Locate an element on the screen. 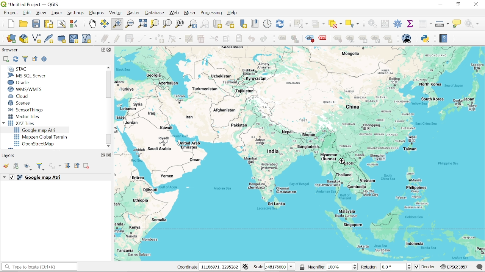  Scenes is located at coordinates (26, 103).